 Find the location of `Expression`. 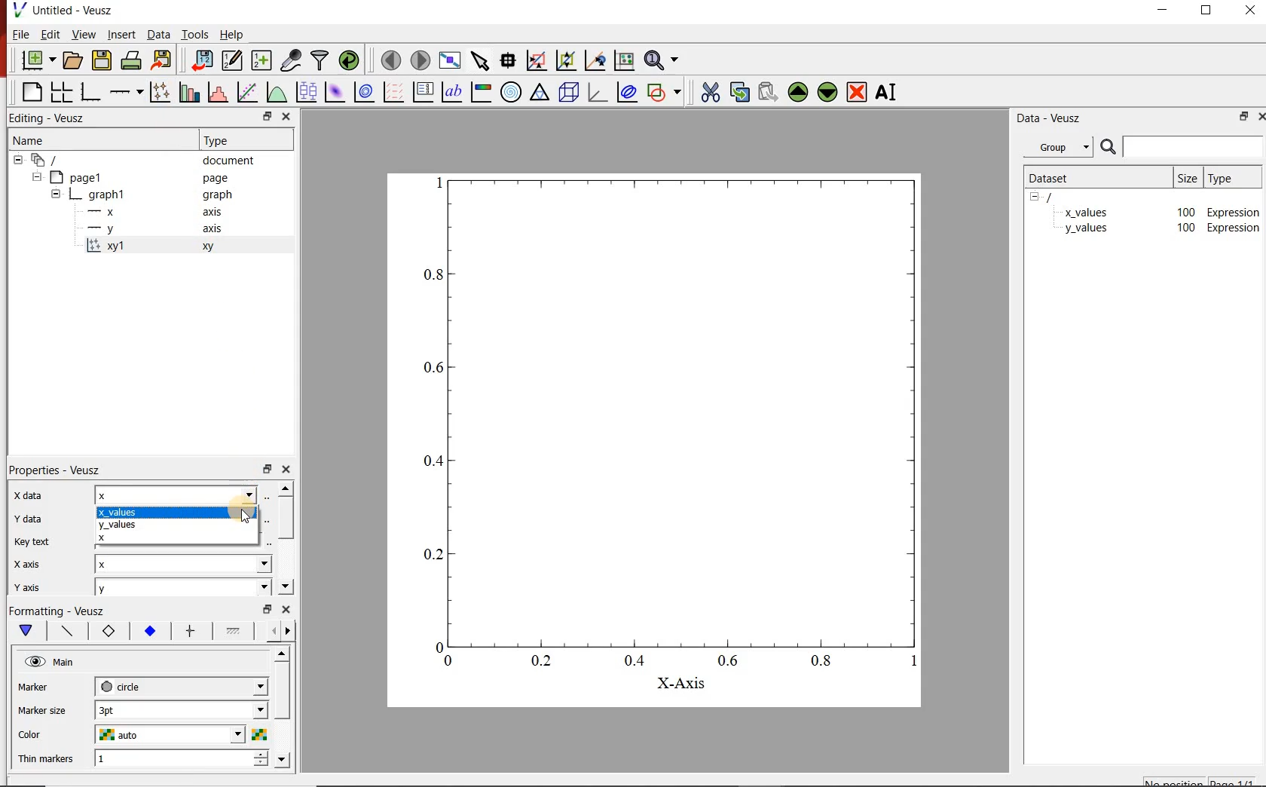

Expression is located at coordinates (1234, 228).